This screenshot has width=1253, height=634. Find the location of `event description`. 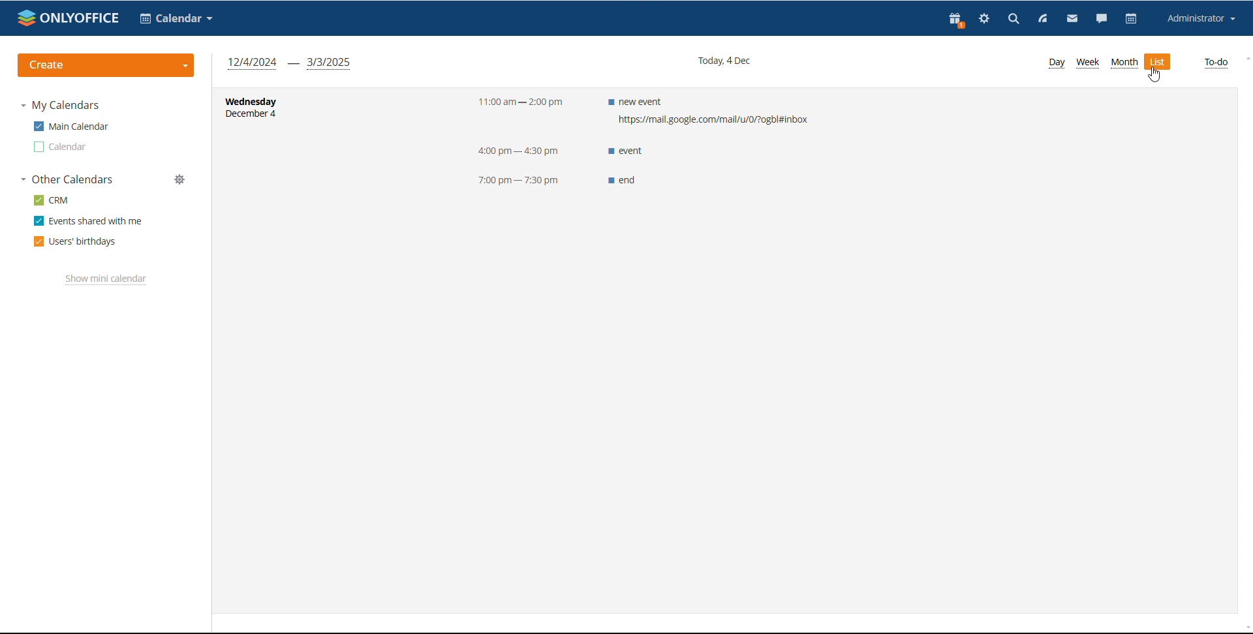

event description is located at coordinates (709, 140).